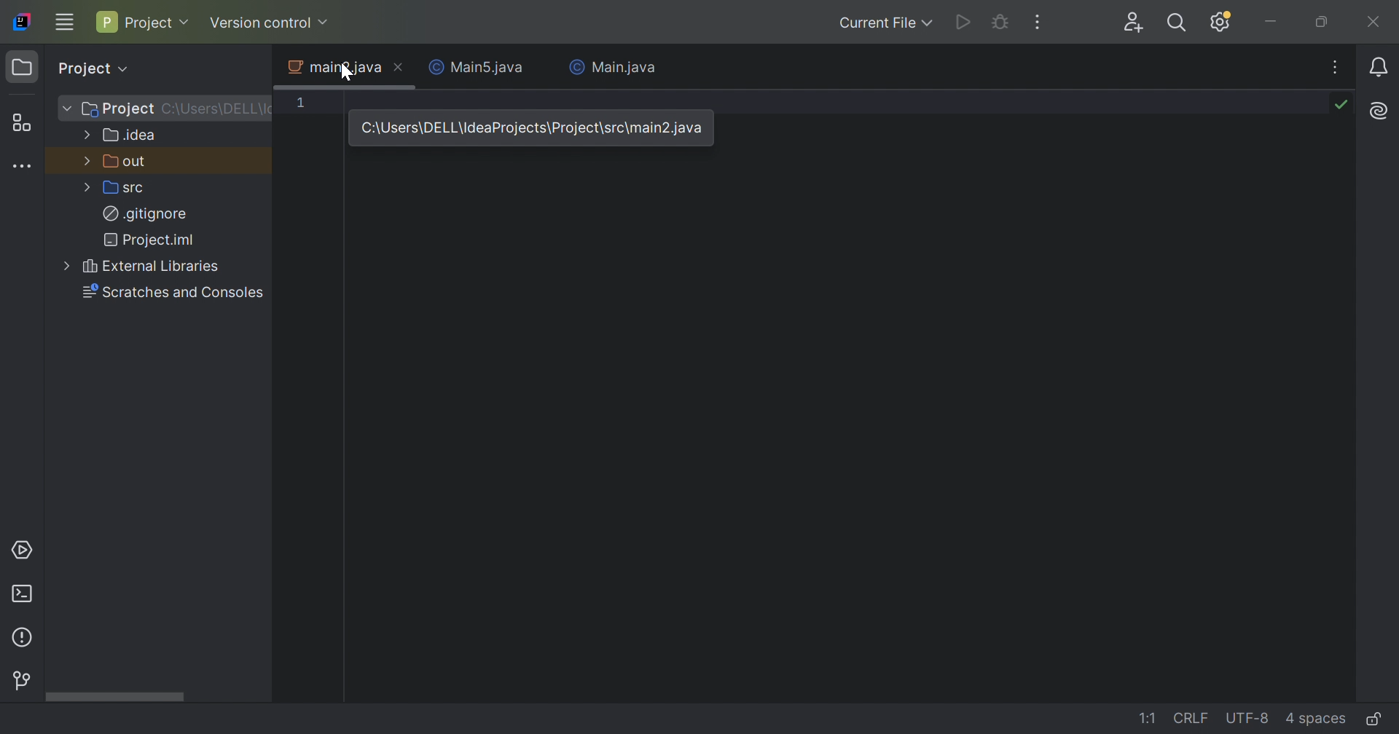  What do you see at coordinates (20, 66) in the screenshot?
I see `Project icon` at bounding box center [20, 66].